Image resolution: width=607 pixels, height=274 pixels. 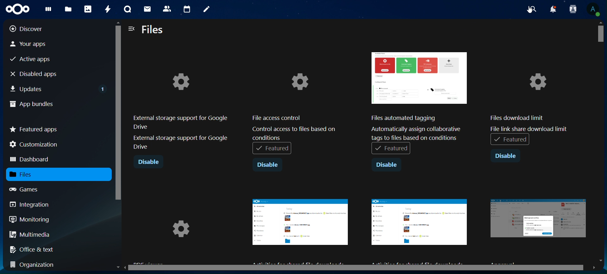 I want to click on office & text, so click(x=34, y=249).